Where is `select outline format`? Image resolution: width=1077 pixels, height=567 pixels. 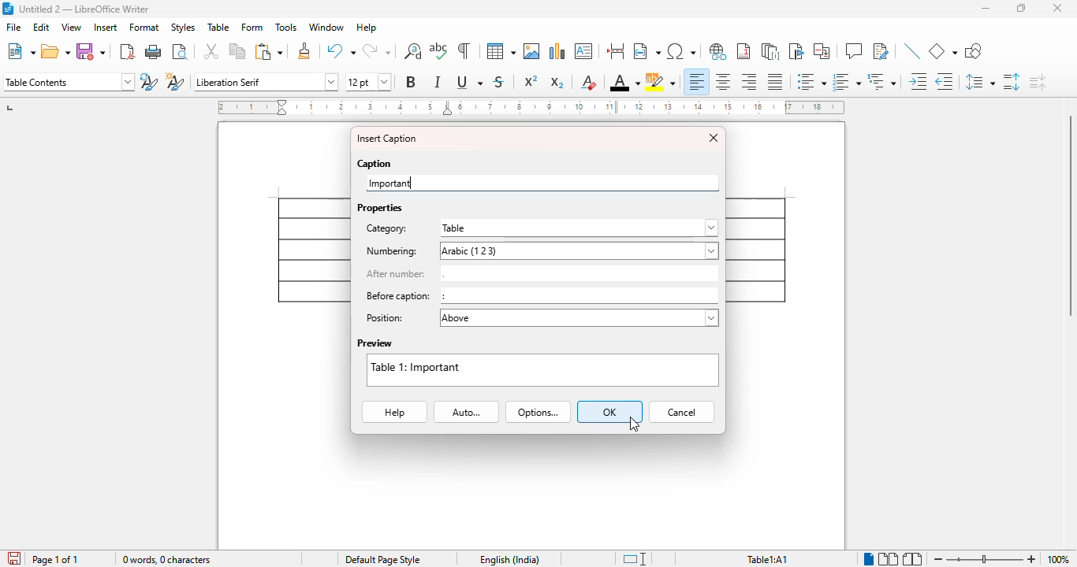
select outline format is located at coordinates (881, 81).